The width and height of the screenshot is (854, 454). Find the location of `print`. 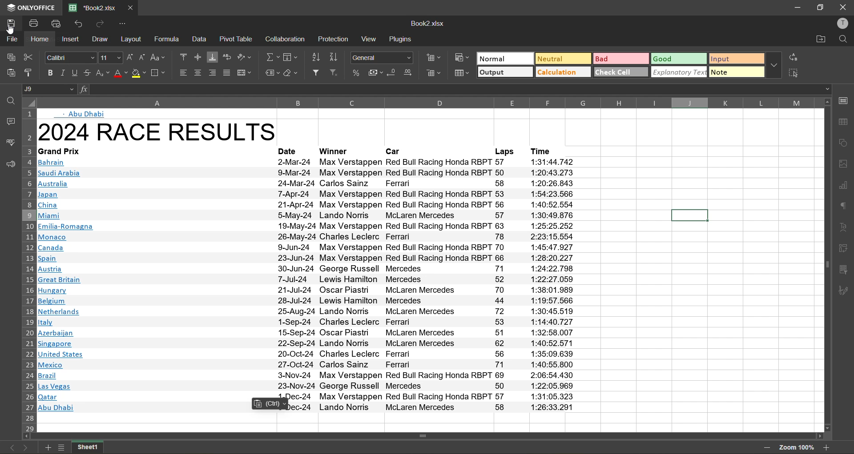

print is located at coordinates (35, 24).